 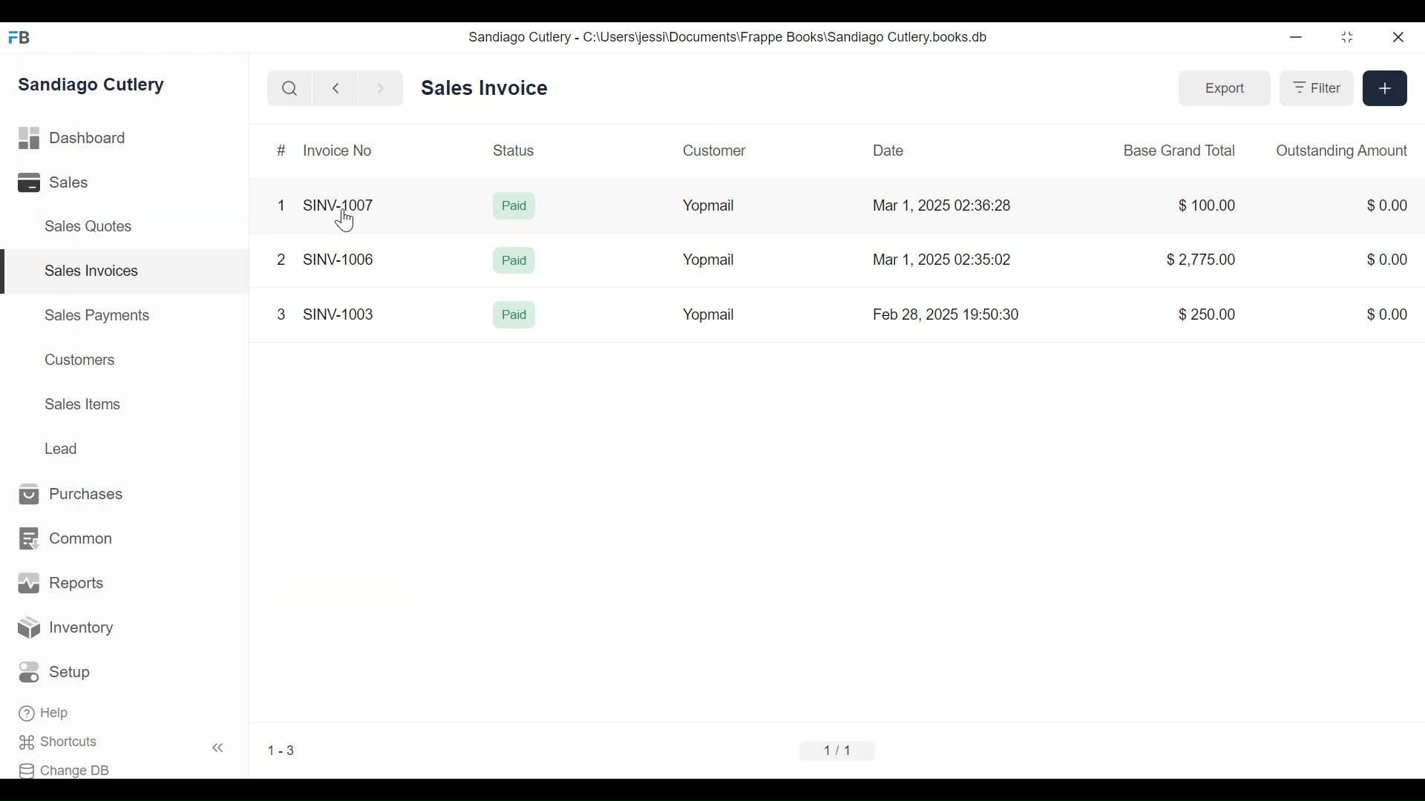 I want to click on Base Grand Total, so click(x=1182, y=149).